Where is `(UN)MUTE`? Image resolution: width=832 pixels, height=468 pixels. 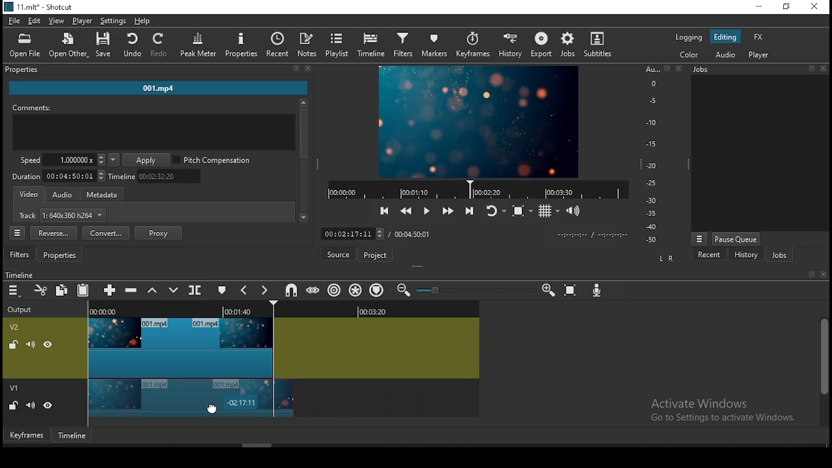
(UN)MUTE is located at coordinates (30, 343).